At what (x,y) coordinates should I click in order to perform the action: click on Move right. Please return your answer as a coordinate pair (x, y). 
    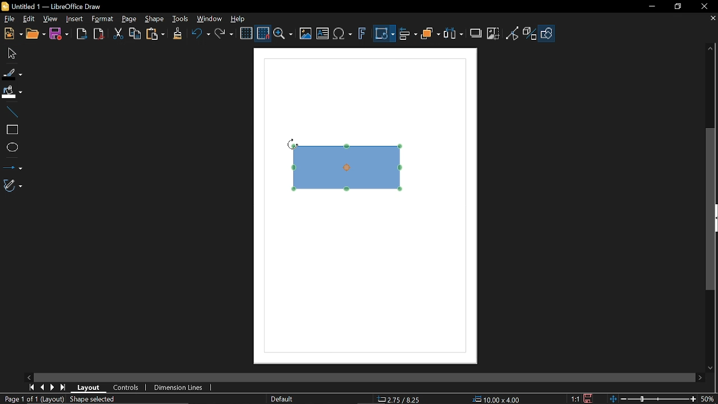
    Looking at the image, I should click on (701, 378).